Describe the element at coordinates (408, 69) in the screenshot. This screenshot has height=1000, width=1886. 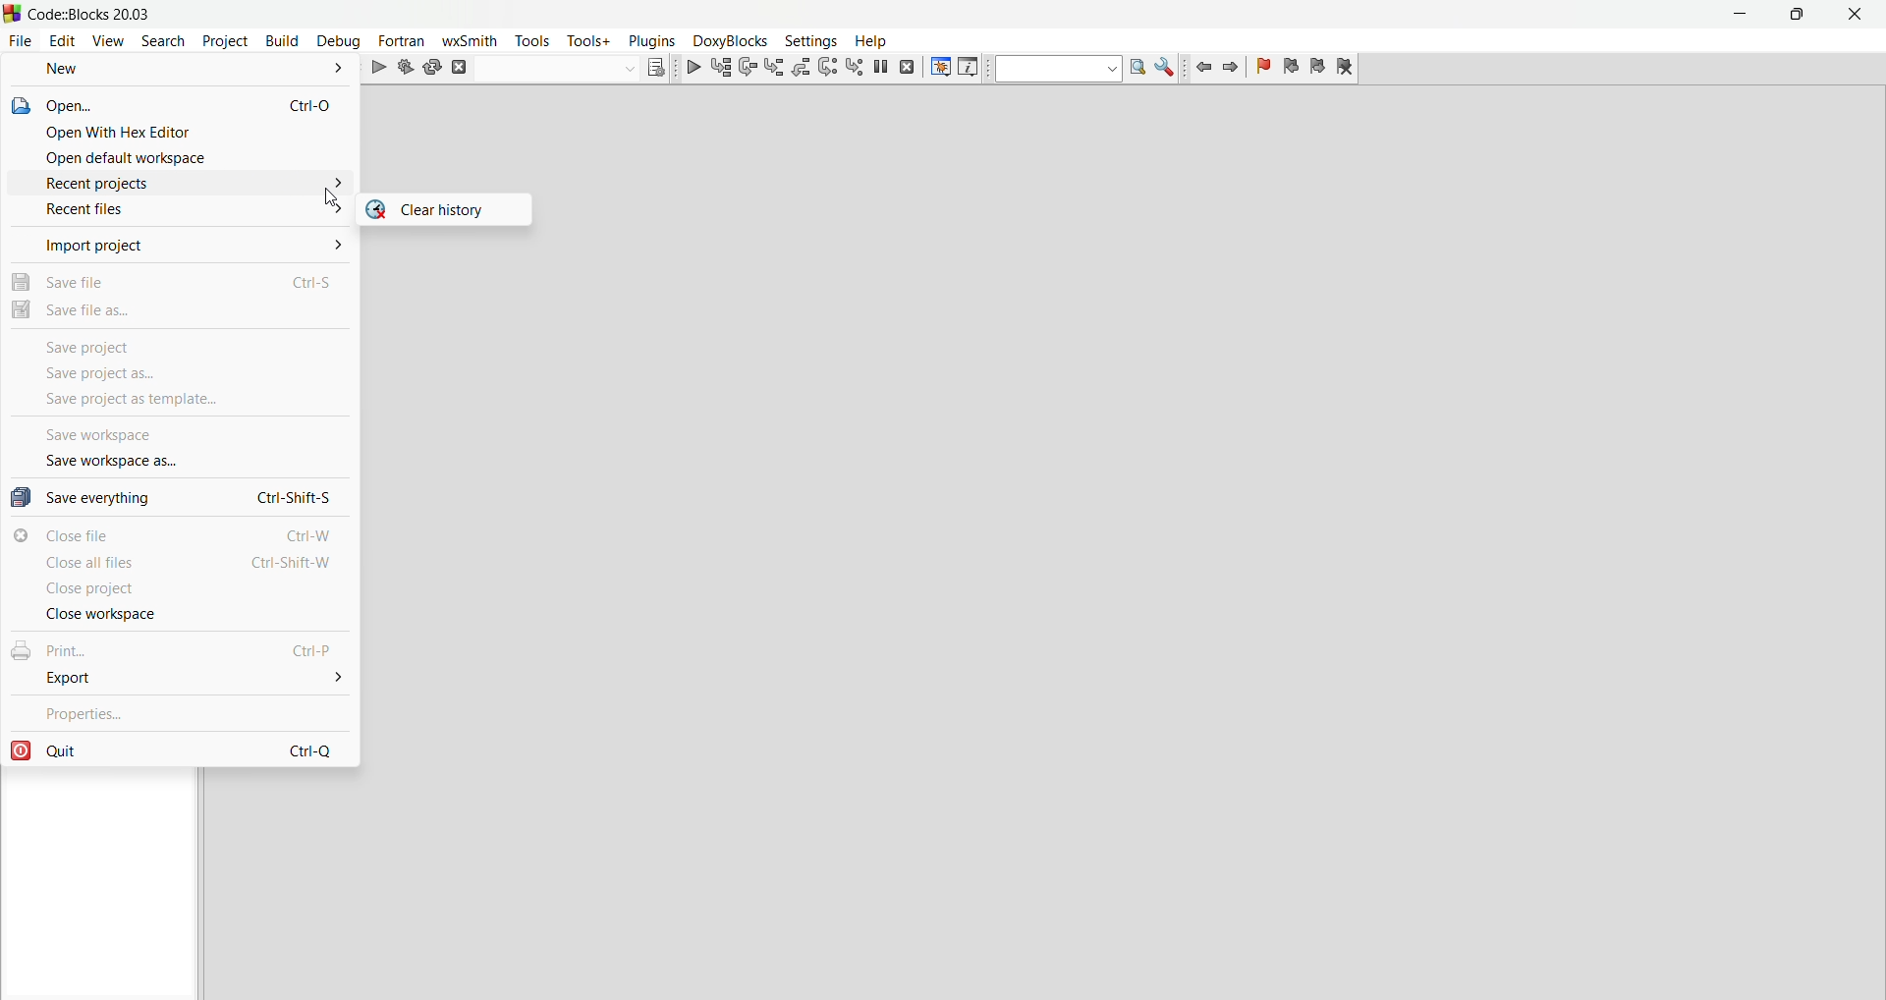
I see `build and run` at that location.